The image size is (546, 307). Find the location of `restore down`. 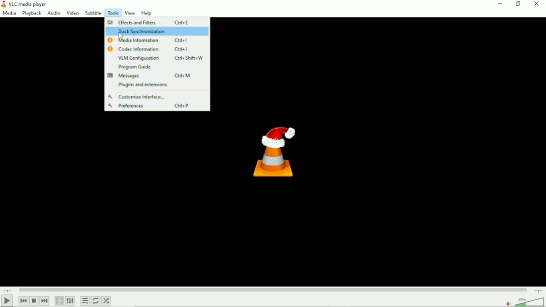

restore down is located at coordinates (518, 3).